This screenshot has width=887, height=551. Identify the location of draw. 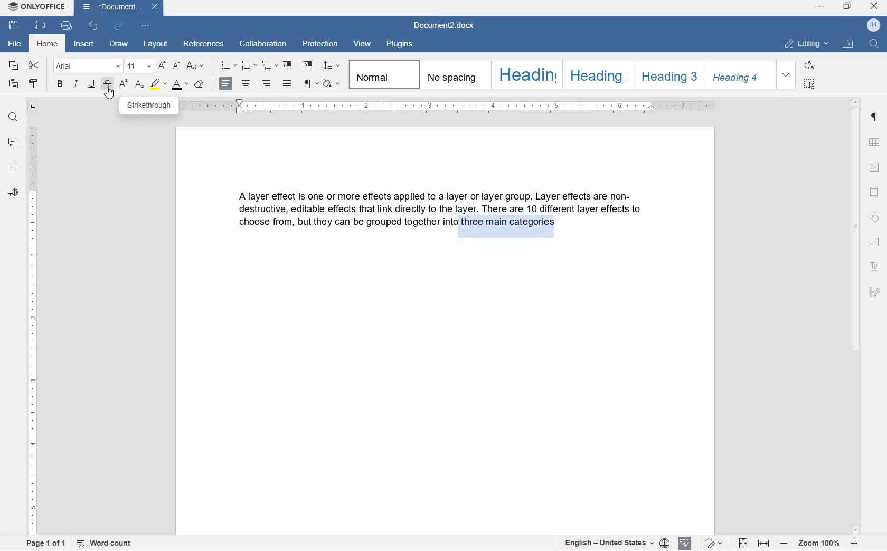
(119, 45).